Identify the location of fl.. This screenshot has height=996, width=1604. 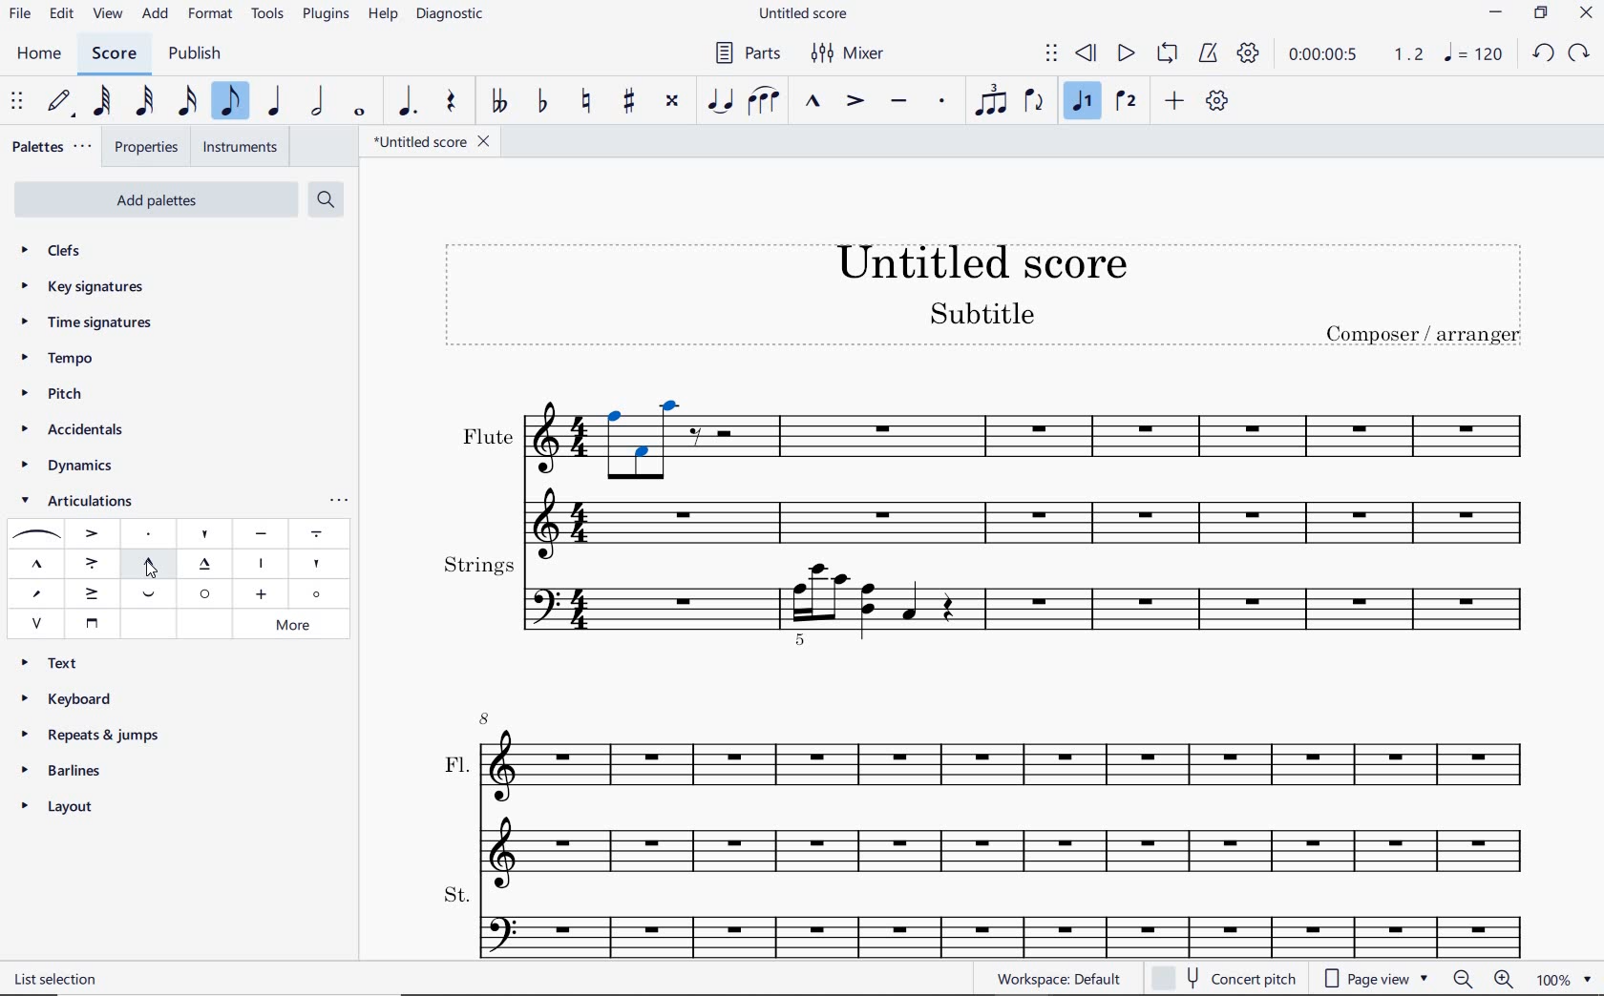
(1006, 794).